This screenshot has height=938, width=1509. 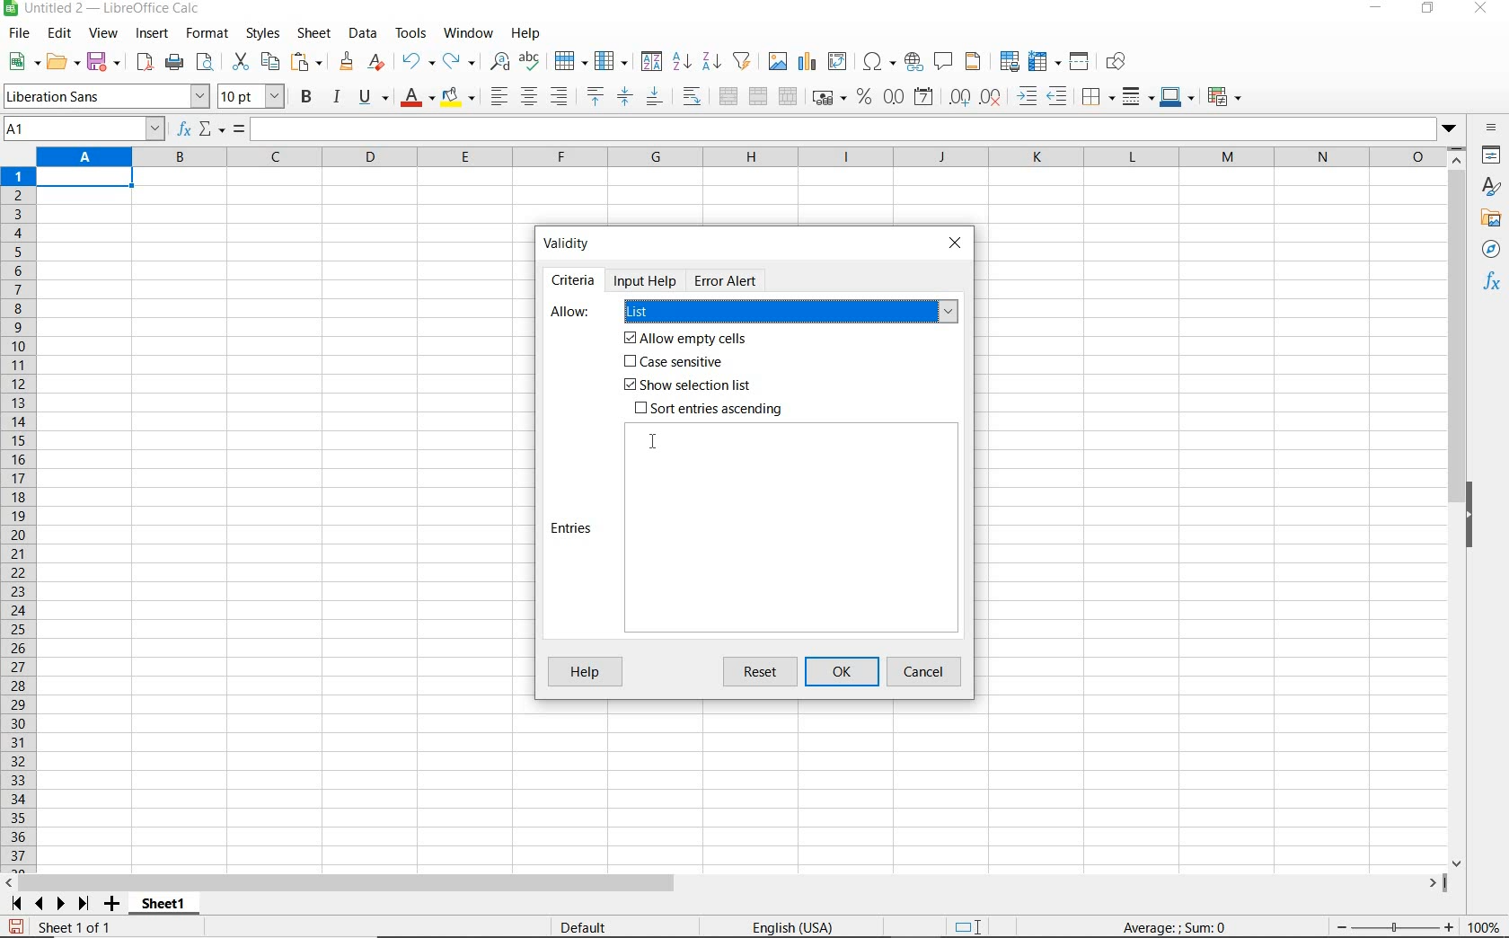 What do you see at coordinates (925, 96) in the screenshot?
I see `format as date` at bounding box center [925, 96].